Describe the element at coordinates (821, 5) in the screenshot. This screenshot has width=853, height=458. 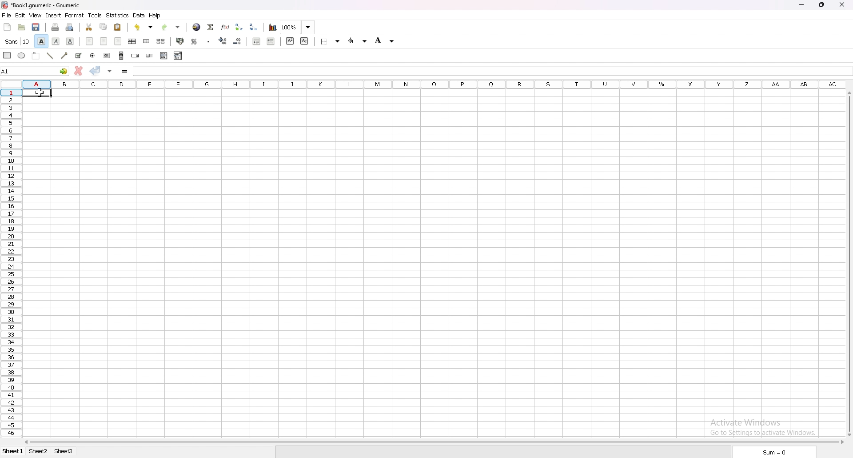
I see `resize` at that location.